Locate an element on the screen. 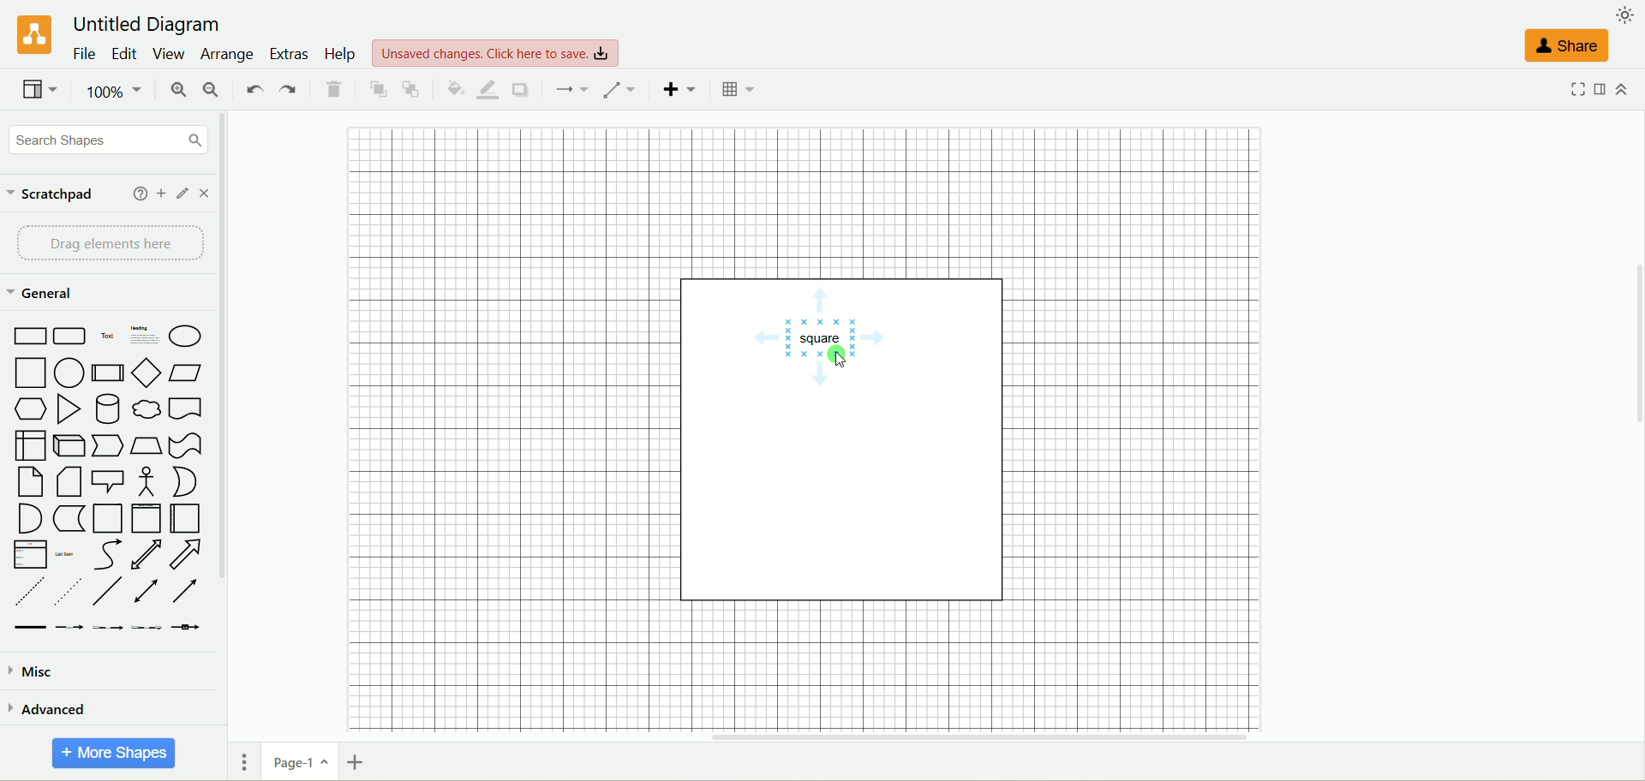  share is located at coordinates (1564, 45).